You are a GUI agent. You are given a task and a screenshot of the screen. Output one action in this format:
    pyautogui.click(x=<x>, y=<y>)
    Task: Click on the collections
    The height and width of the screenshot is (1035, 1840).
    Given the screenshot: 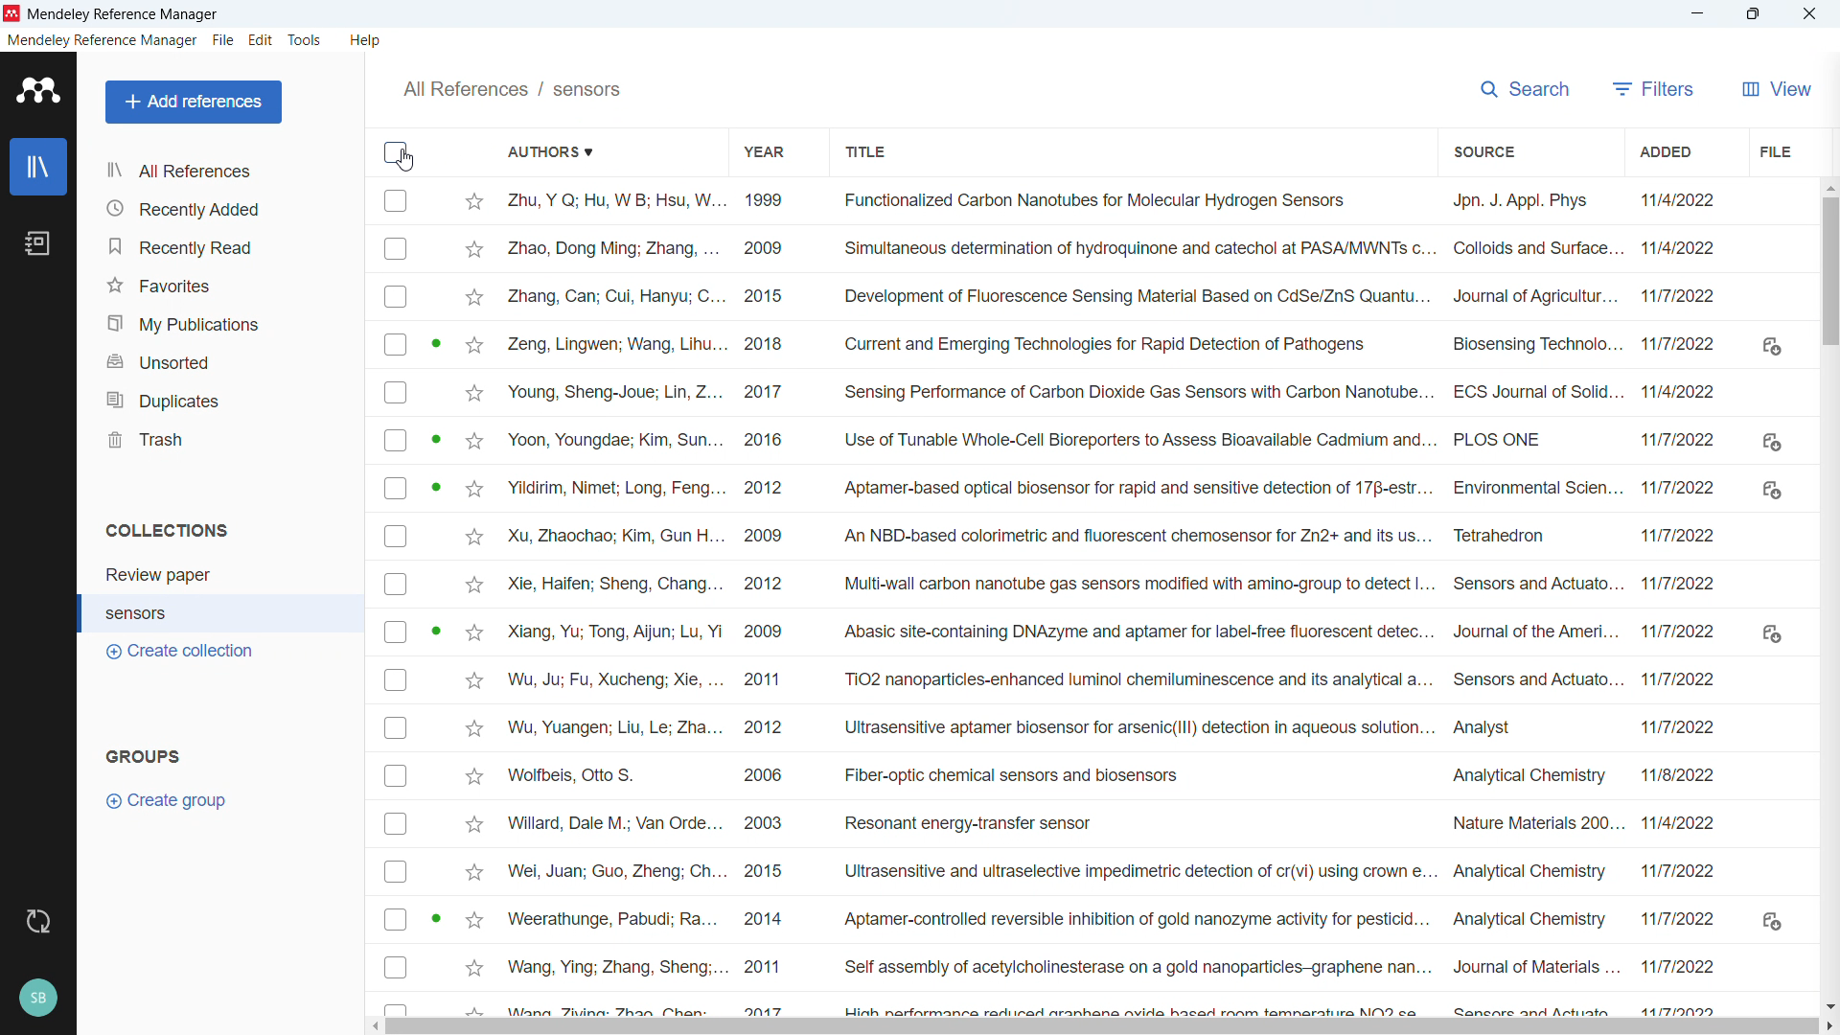 What is the action you would take?
    pyautogui.click(x=166, y=530)
    